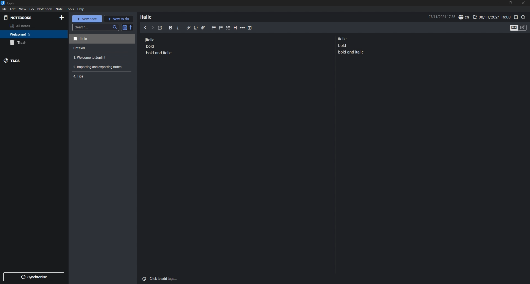 The height and width of the screenshot is (284, 530). What do you see at coordinates (195, 28) in the screenshot?
I see `code` at bounding box center [195, 28].